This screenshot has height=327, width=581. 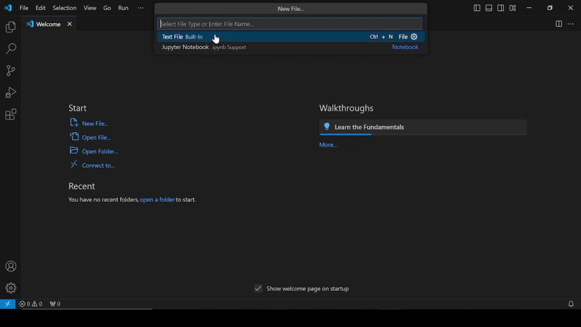 I want to click on run, so click(x=123, y=8).